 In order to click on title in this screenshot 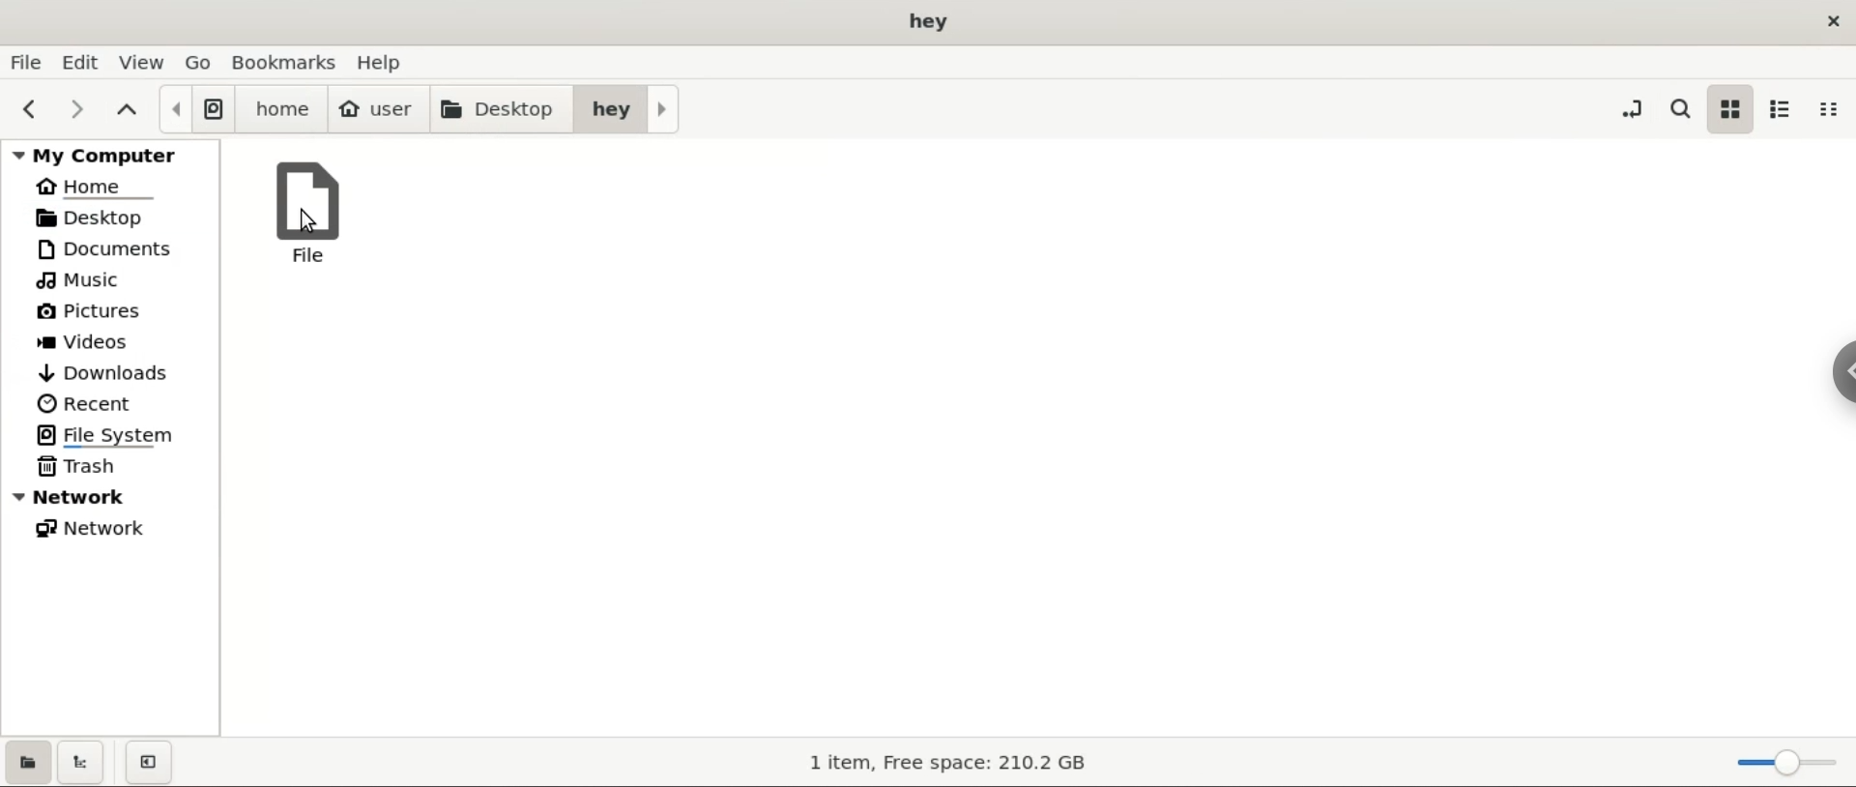, I will do `click(924, 19)`.